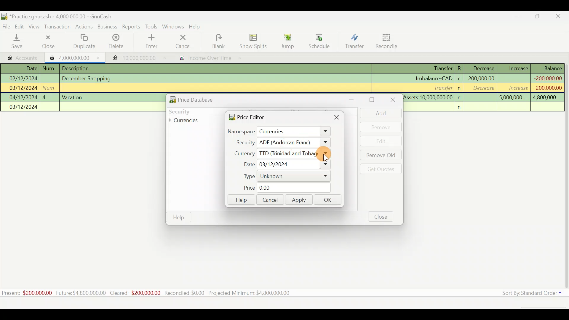  What do you see at coordinates (188, 121) in the screenshot?
I see `Currencies` at bounding box center [188, 121].